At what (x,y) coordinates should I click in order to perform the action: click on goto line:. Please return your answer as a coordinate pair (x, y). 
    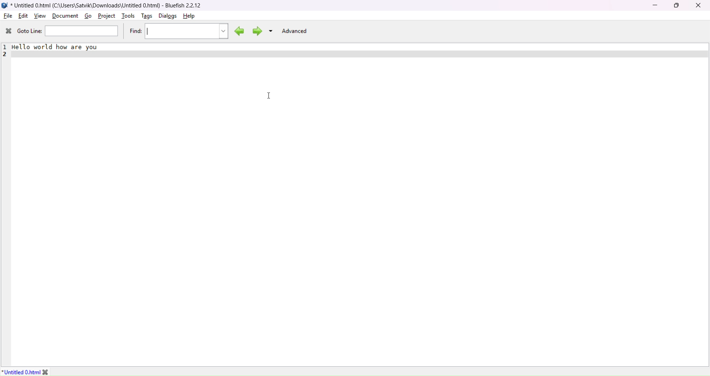
    Looking at the image, I should click on (30, 31).